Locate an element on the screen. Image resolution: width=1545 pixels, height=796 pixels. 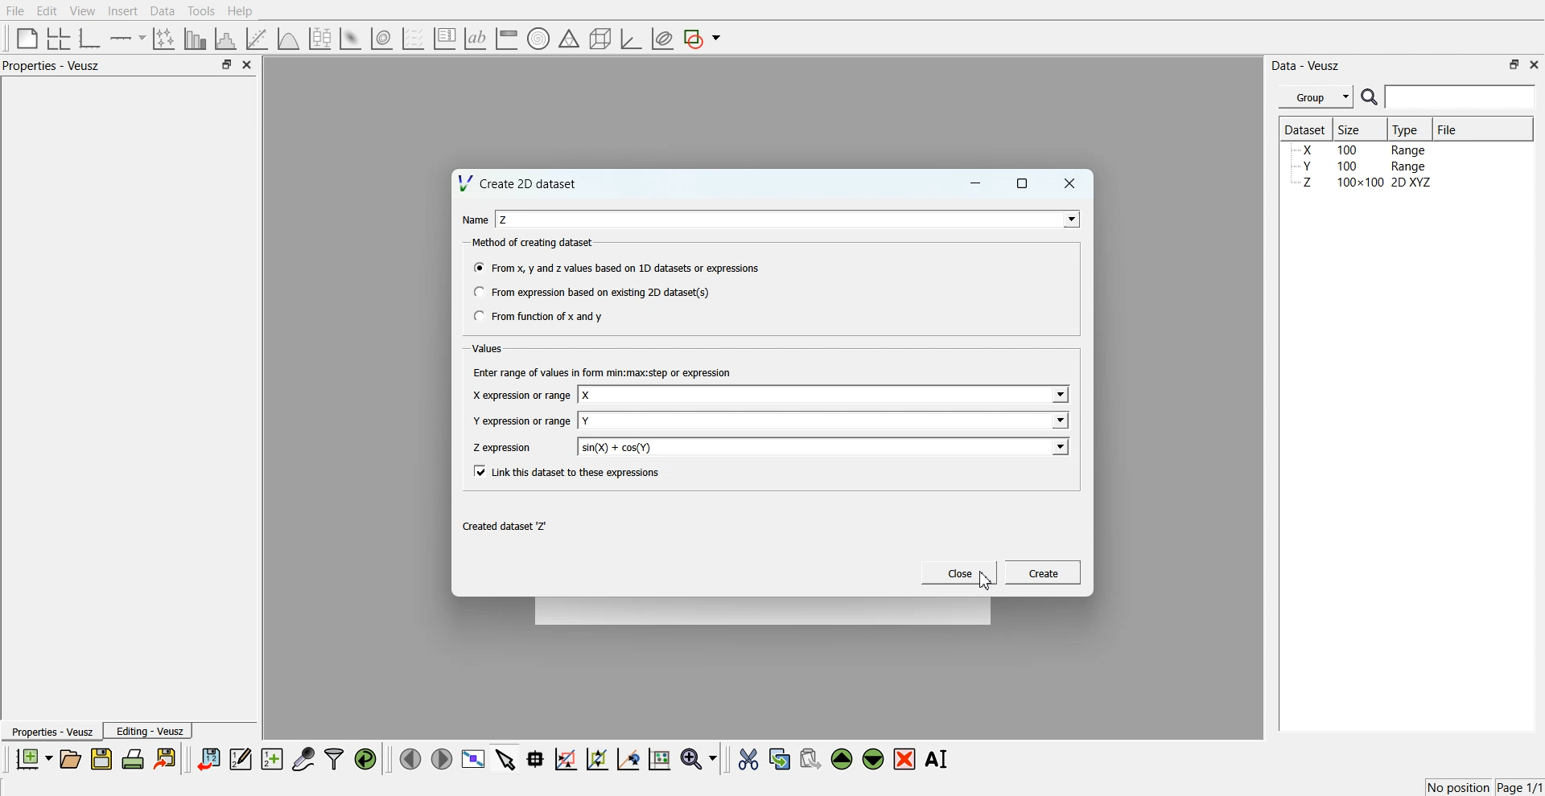
Type is located at coordinates (1407, 129).